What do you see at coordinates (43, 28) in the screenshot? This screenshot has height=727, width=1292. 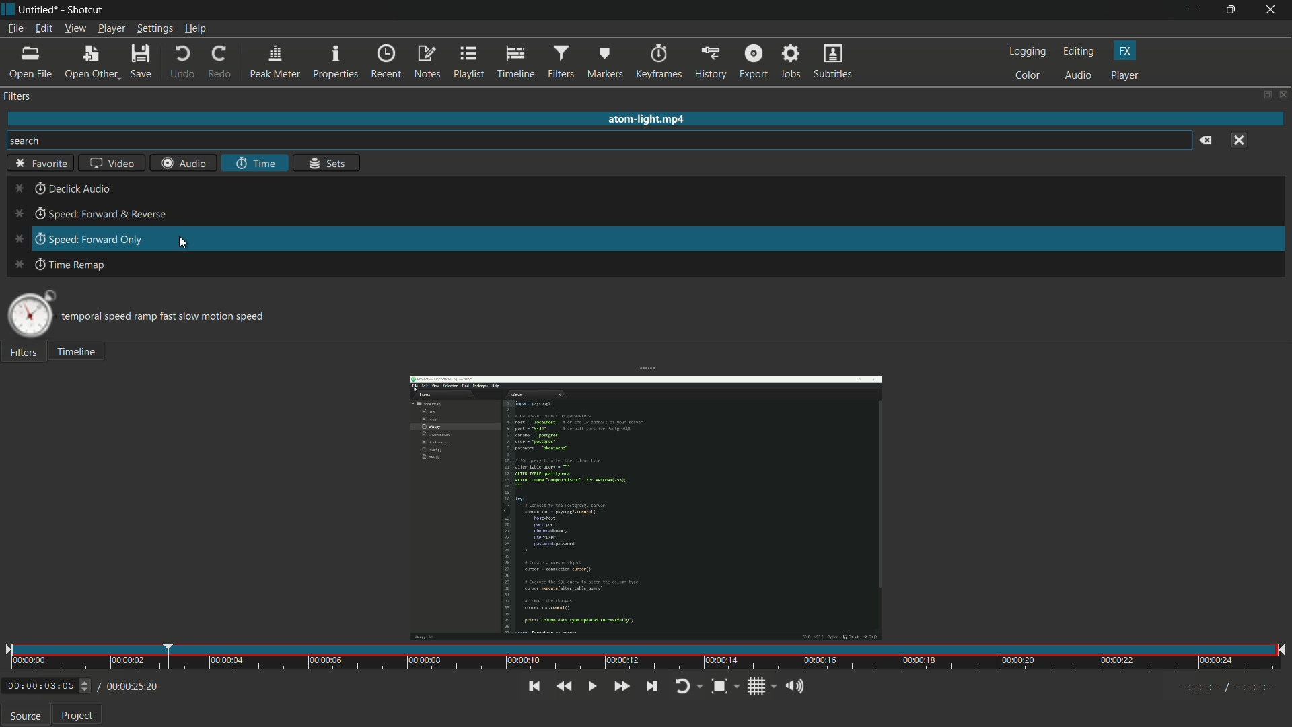 I see `edit menu` at bounding box center [43, 28].